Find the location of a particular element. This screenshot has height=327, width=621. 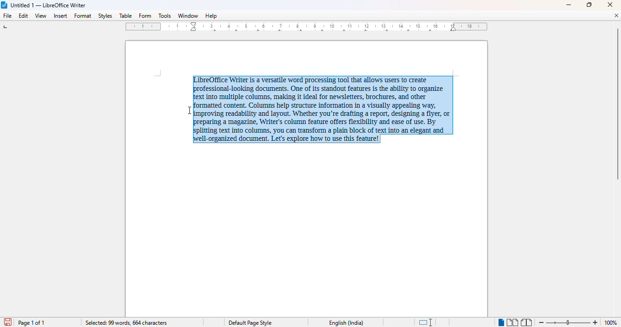

save document is located at coordinates (8, 322).